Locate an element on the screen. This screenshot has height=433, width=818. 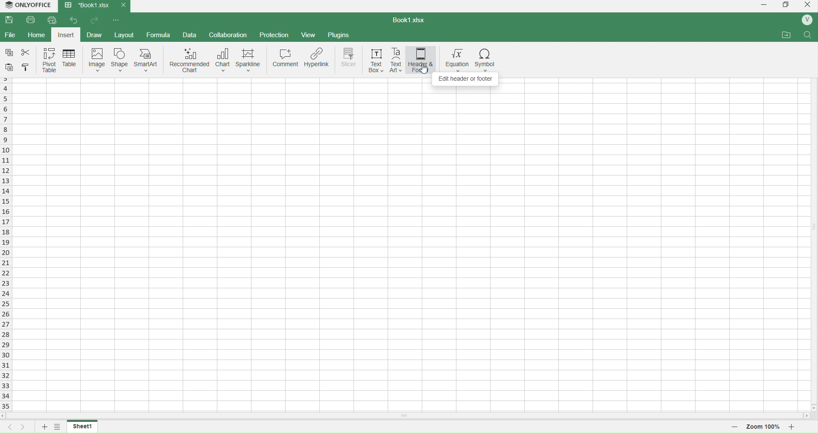
print is located at coordinates (32, 20).